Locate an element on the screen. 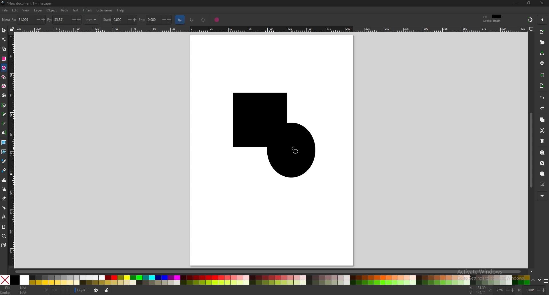 The width and height of the screenshot is (549, 295). ellipse is located at coordinates (4, 67).